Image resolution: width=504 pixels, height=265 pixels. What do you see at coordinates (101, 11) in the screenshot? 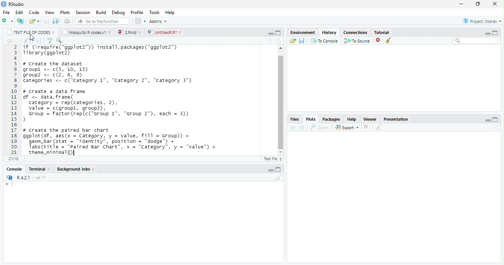
I see `build` at bounding box center [101, 11].